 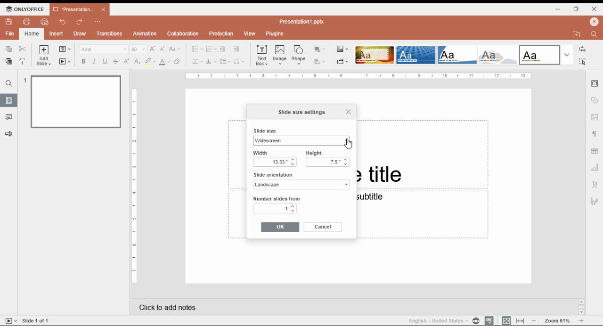 I want to click on erase, so click(x=178, y=62).